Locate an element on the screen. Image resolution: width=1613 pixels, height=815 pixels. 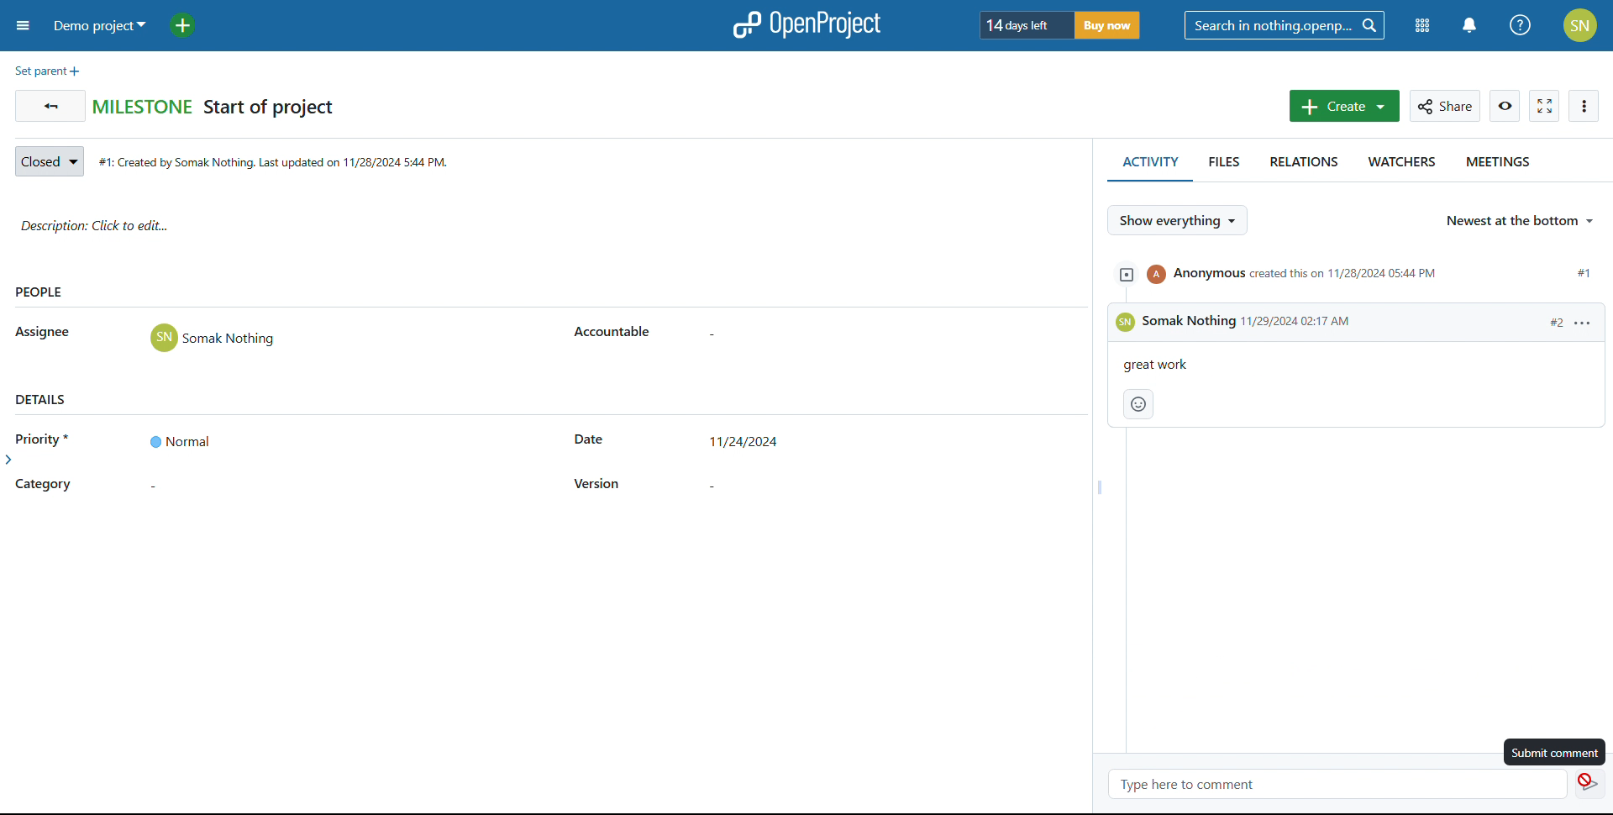
submit comment is located at coordinates (1555, 752).